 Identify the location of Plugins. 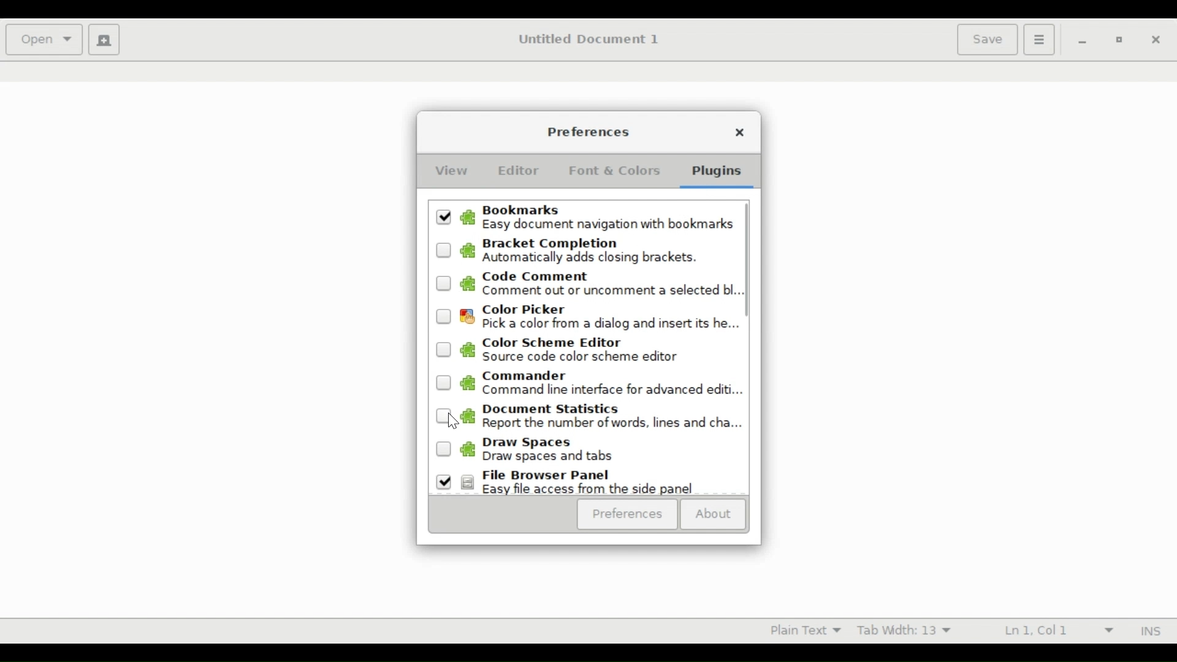
(715, 173).